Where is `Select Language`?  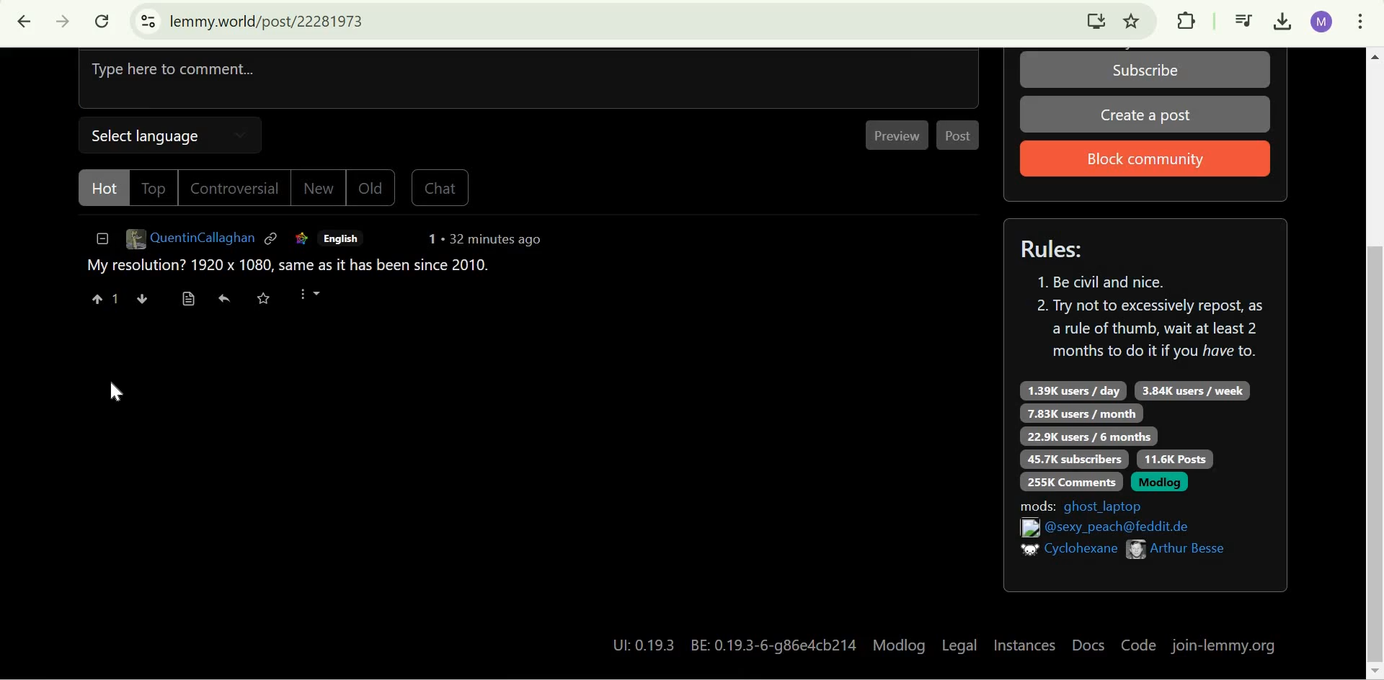 Select Language is located at coordinates (175, 138).